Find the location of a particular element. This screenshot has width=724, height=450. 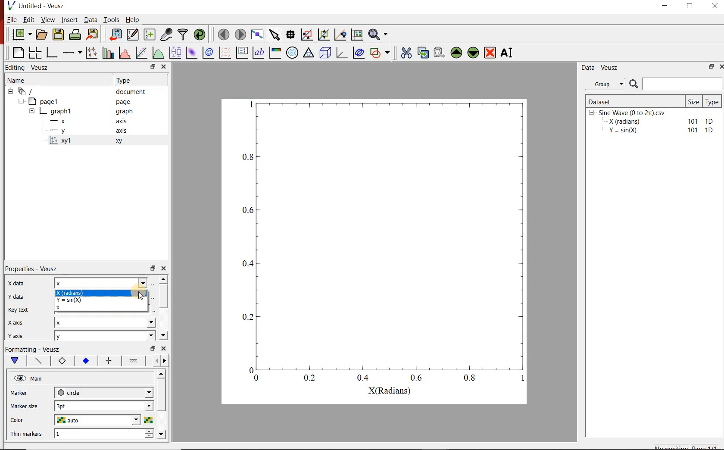

Untitled - Veusz is located at coordinates (42, 6).